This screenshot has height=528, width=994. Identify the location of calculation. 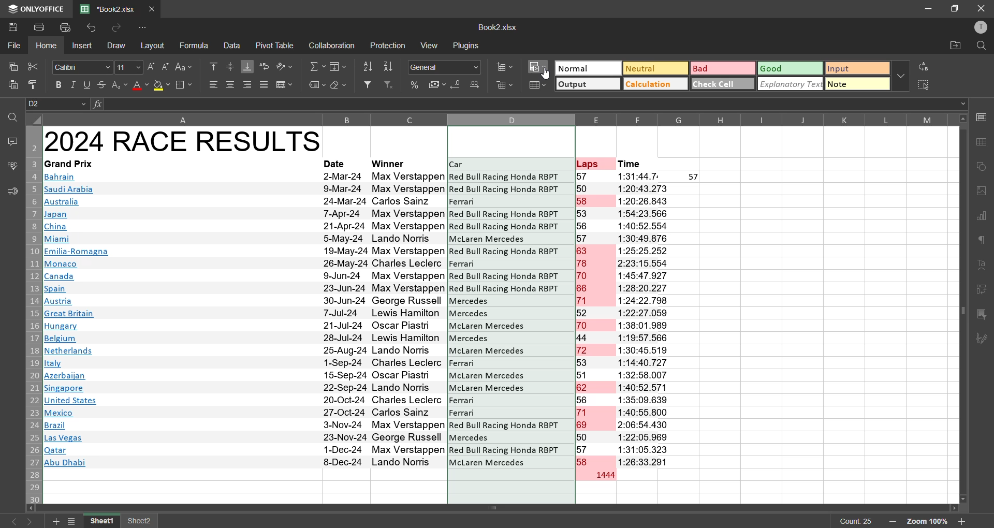
(653, 83).